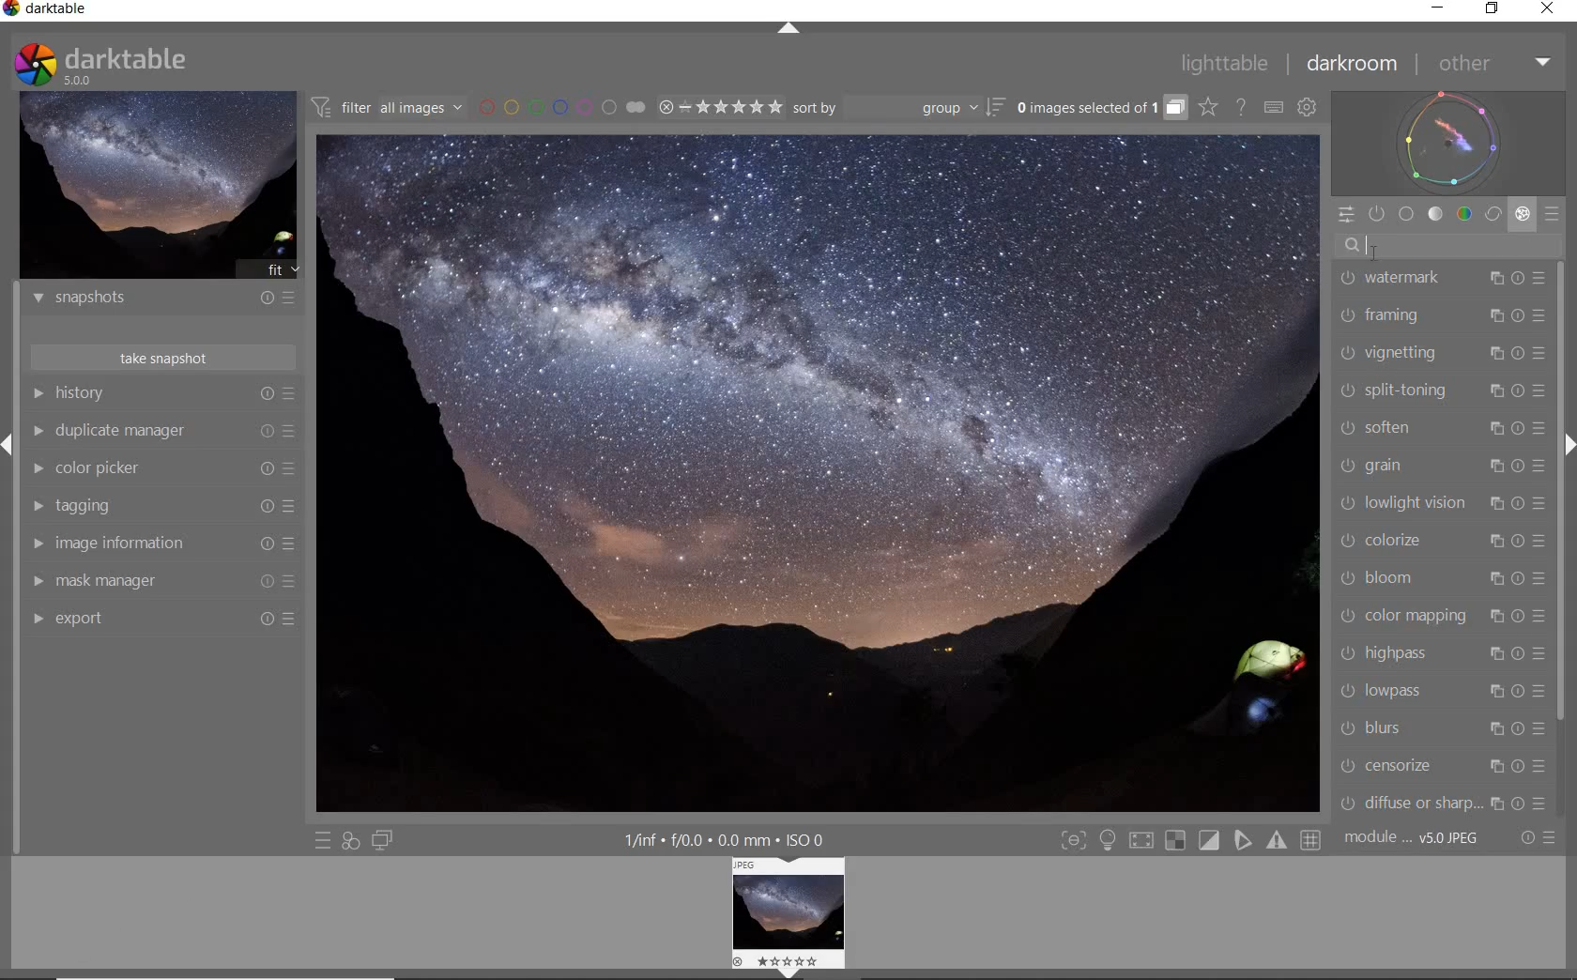 This screenshot has height=980, width=1577. What do you see at coordinates (1538, 545) in the screenshot?
I see `presets` at bounding box center [1538, 545].